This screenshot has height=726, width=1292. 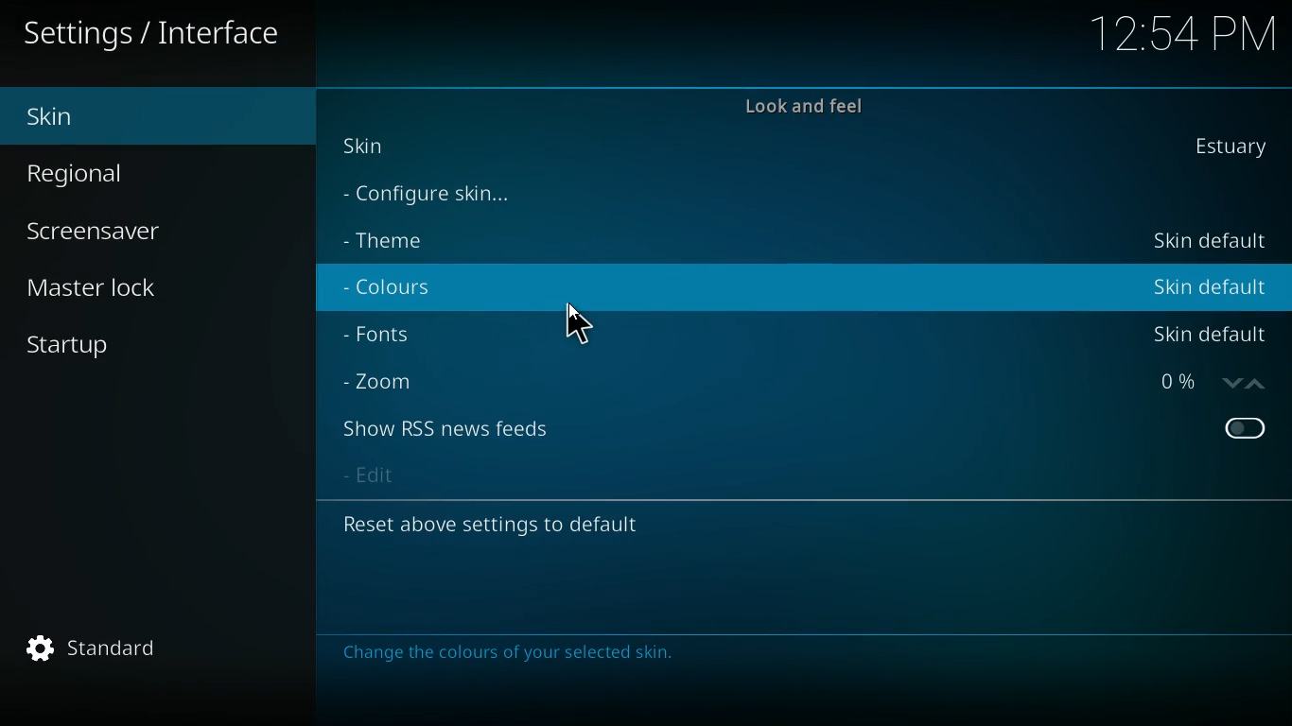 What do you see at coordinates (401, 236) in the screenshot?
I see `theme` at bounding box center [401, 236].